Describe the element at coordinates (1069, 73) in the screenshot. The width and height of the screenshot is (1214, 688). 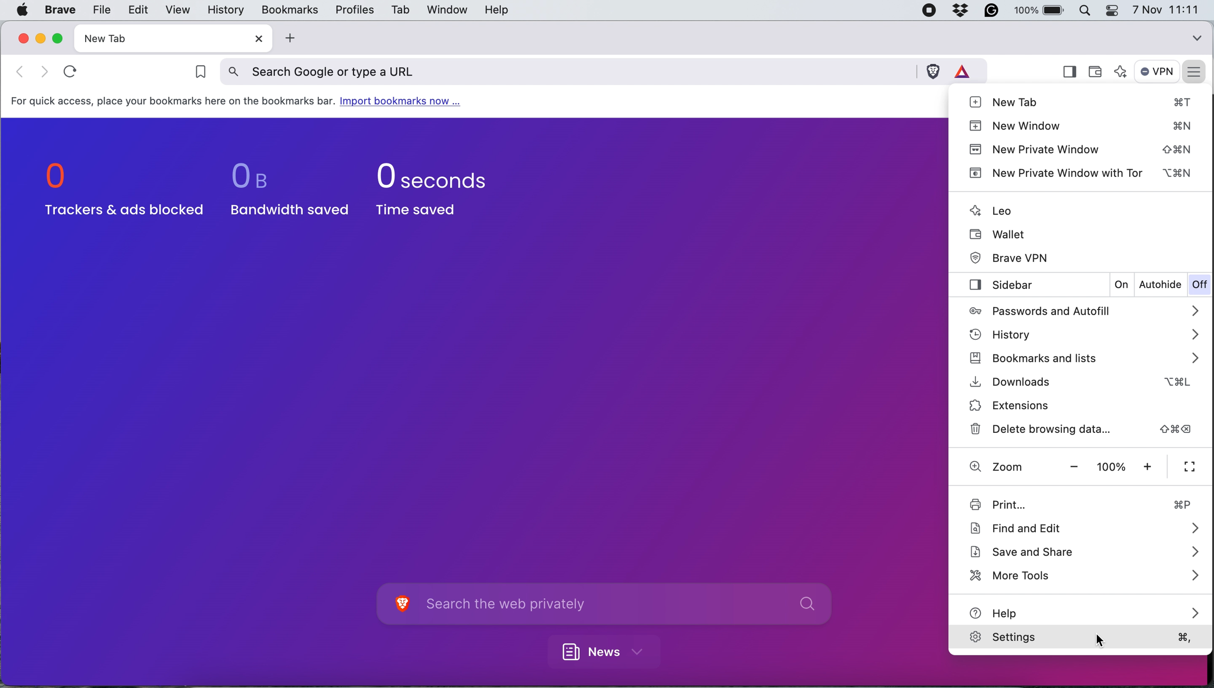
I see `show sidebar` at that location.